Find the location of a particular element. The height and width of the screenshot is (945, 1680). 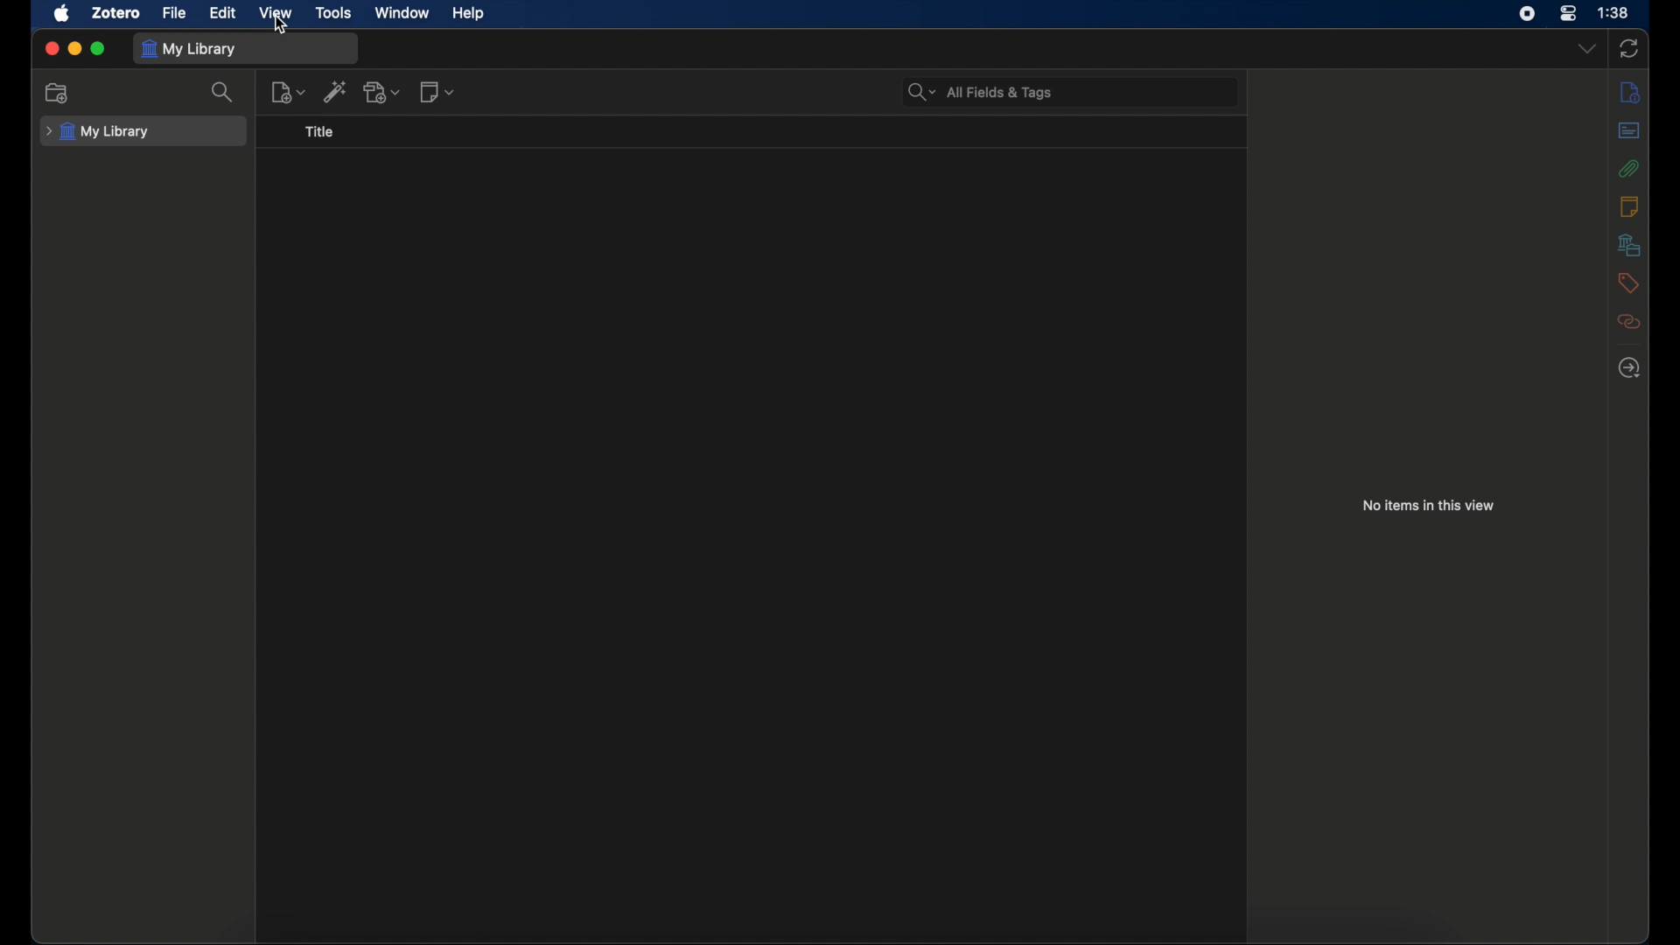

search is located at coordinates (224, 92).